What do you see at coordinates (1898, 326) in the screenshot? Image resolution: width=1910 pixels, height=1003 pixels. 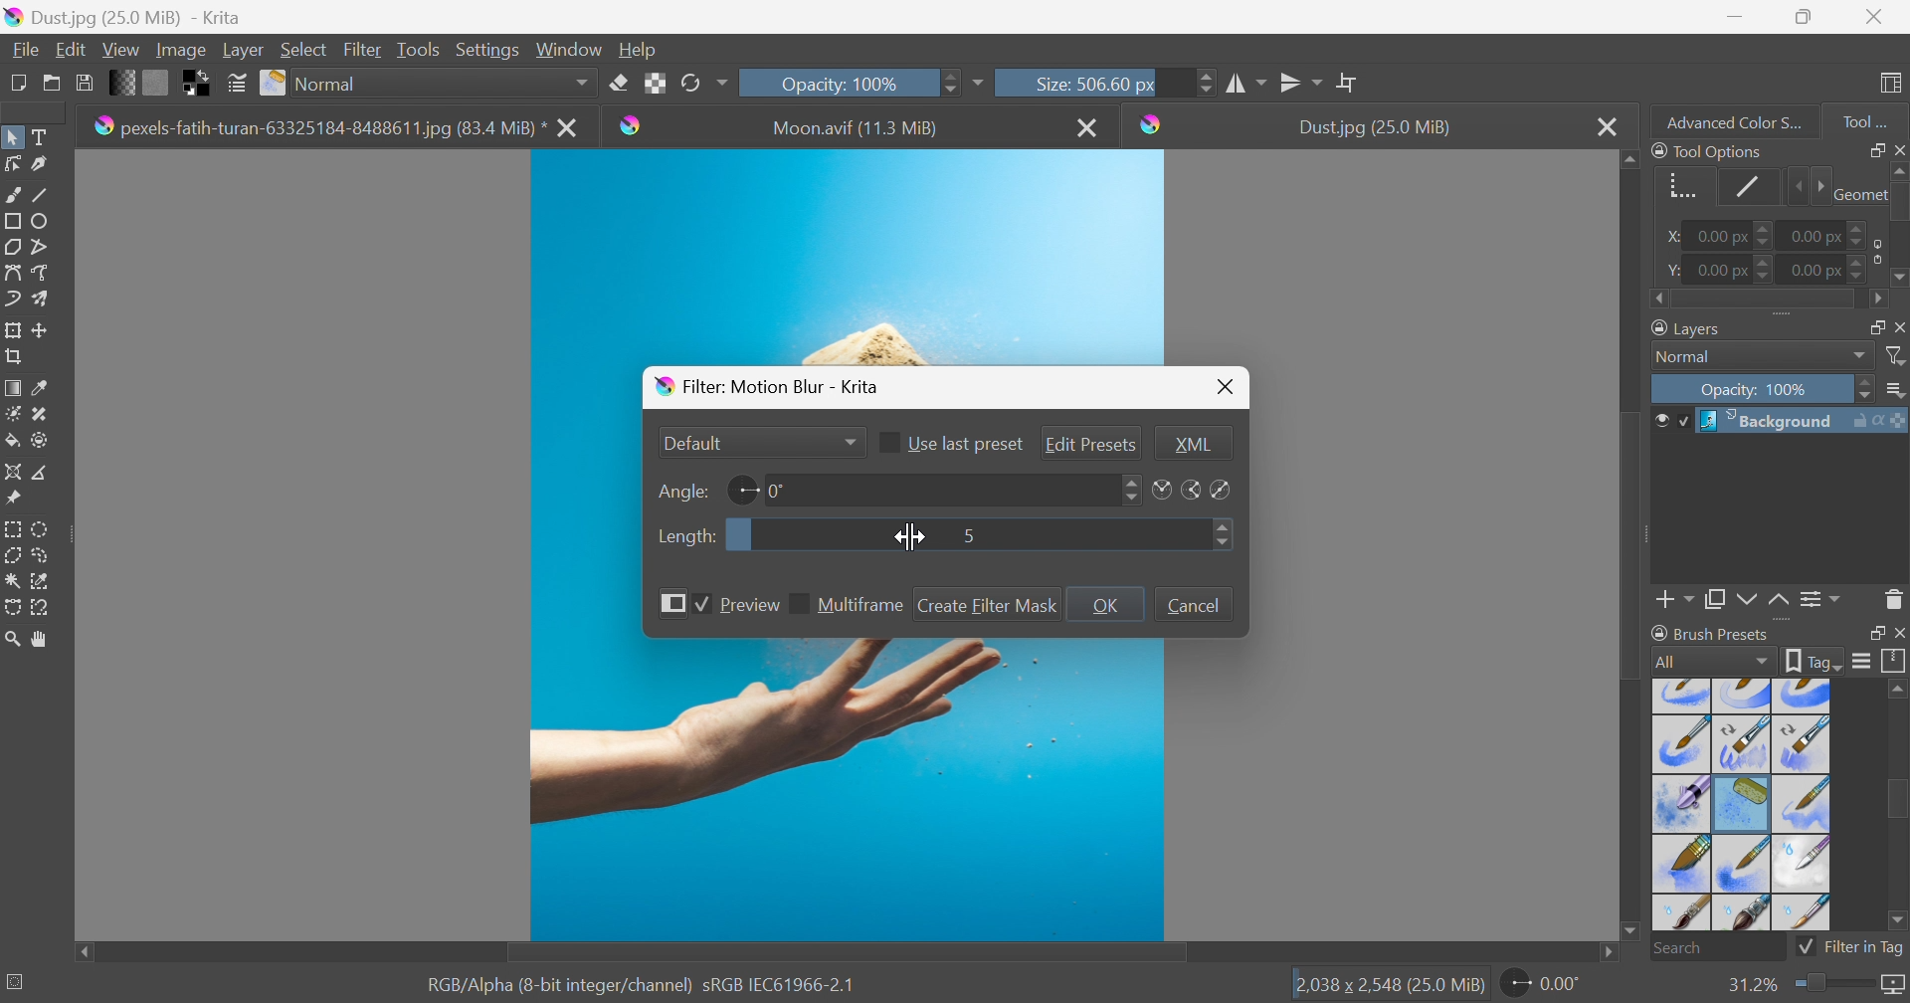 I see `Float Docker` at bounding box center [1898, 326].